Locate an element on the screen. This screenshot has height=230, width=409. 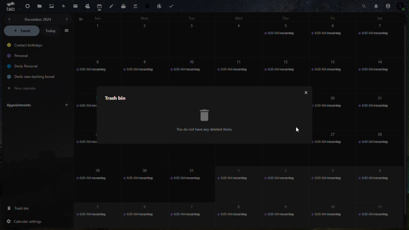
more options is located at coordinates (298, 113).